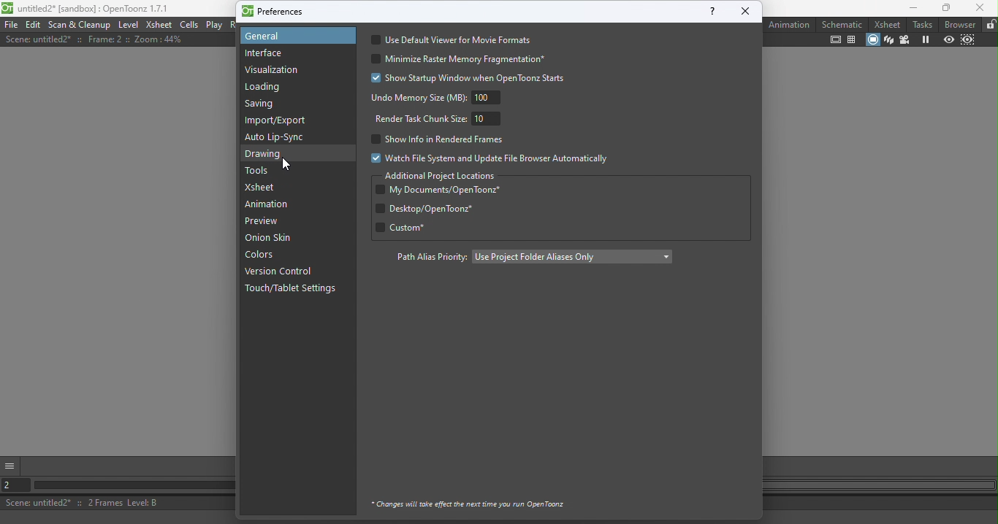  What do you see at coordinates (711, 11) in the screenshot?
I see `help` at bounding box center [711, 11].